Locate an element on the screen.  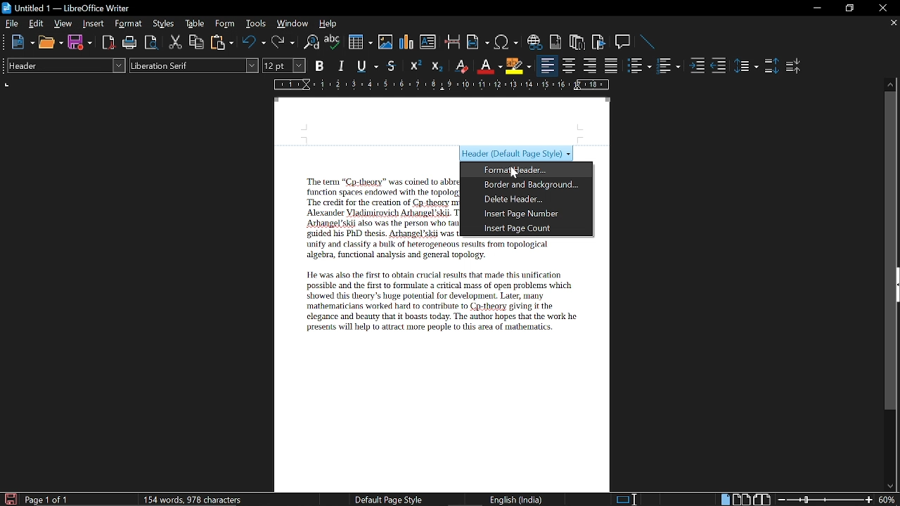
Spell check is located at coordinates (333, 42).